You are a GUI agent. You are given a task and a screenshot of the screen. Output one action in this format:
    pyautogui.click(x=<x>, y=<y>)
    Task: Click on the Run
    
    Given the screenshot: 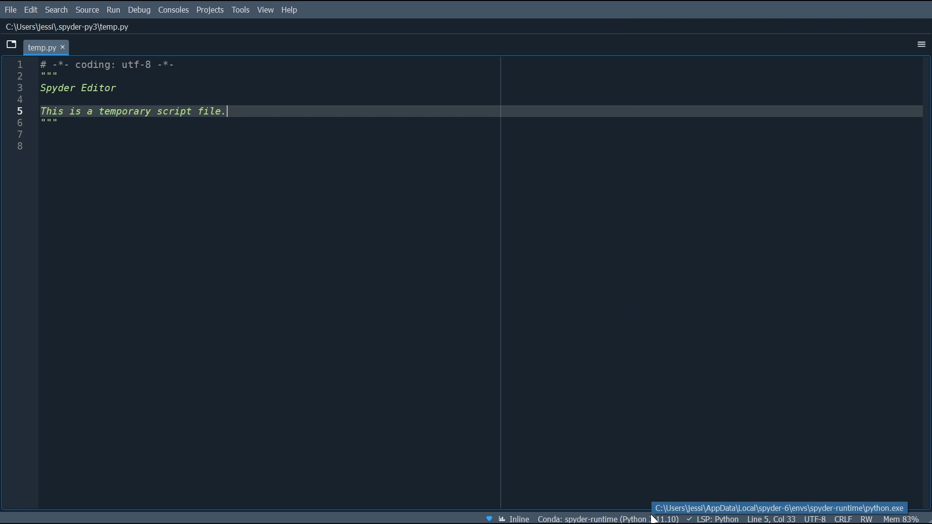 What is the action you would take?
    pyautogui.click(x=114, y=10)
    